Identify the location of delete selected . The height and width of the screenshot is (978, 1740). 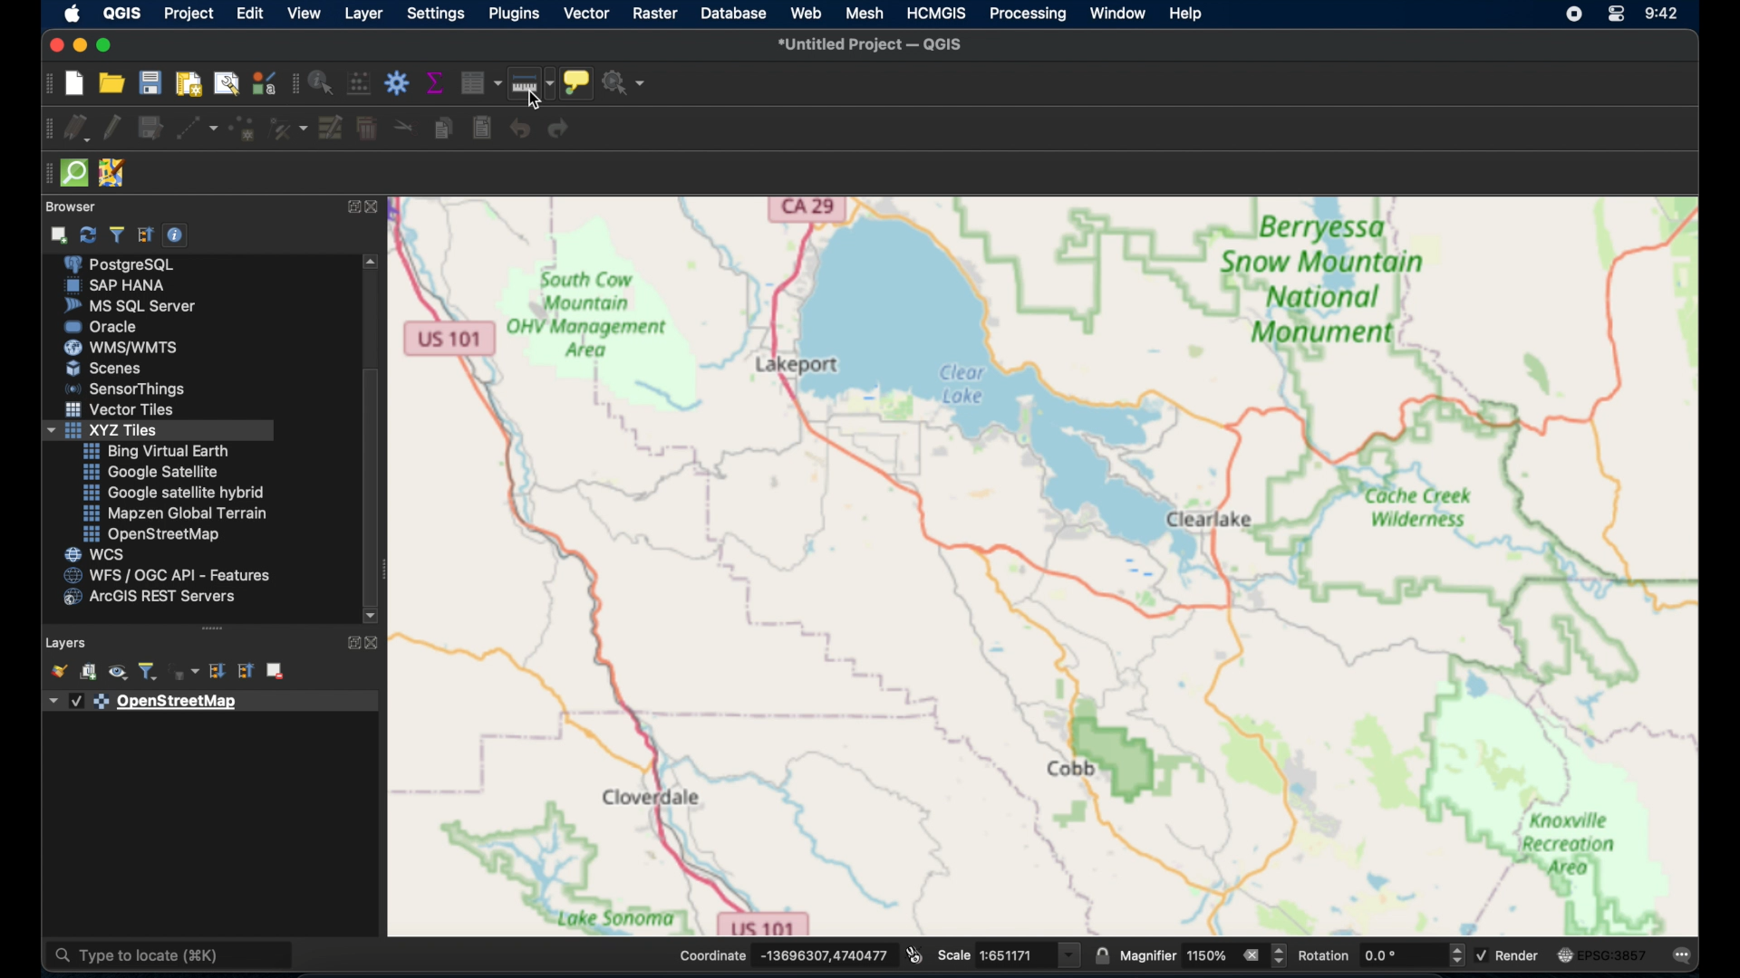
(366, 129).